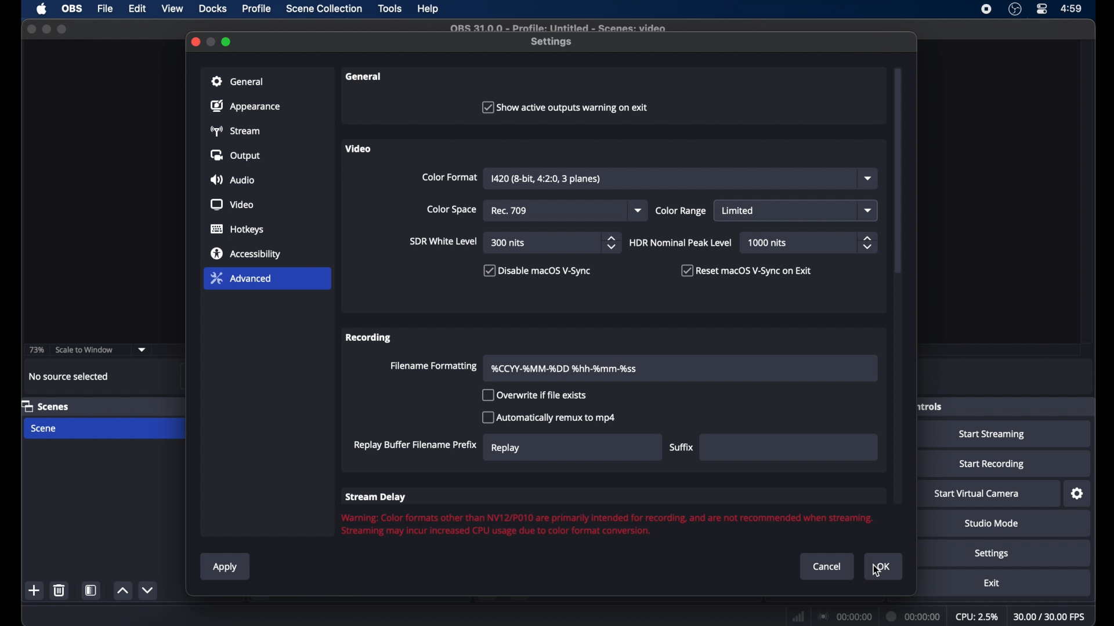 The height and width of the screenshot is (626, 1114). Describe the element at coordinates (323, 9) in the screenshot. I see `scene collection` at that location.